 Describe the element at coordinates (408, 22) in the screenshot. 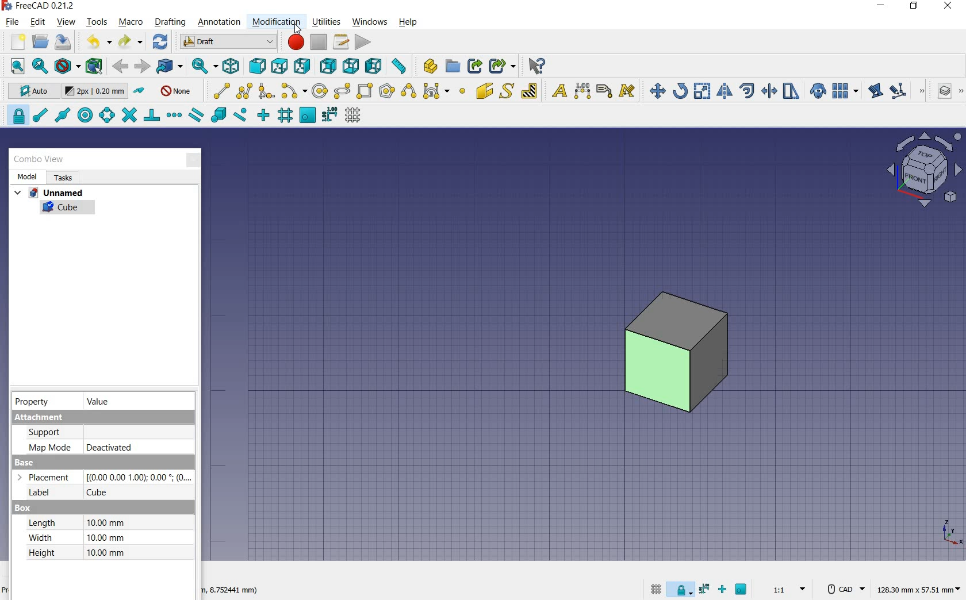

I see `help` at that location.